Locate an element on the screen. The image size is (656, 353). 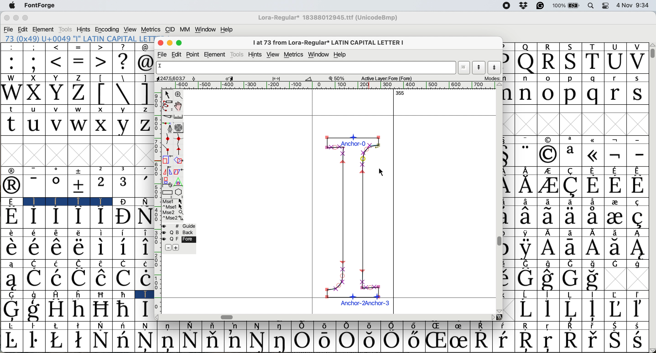
Symbol is located at coordinates (10, 310).